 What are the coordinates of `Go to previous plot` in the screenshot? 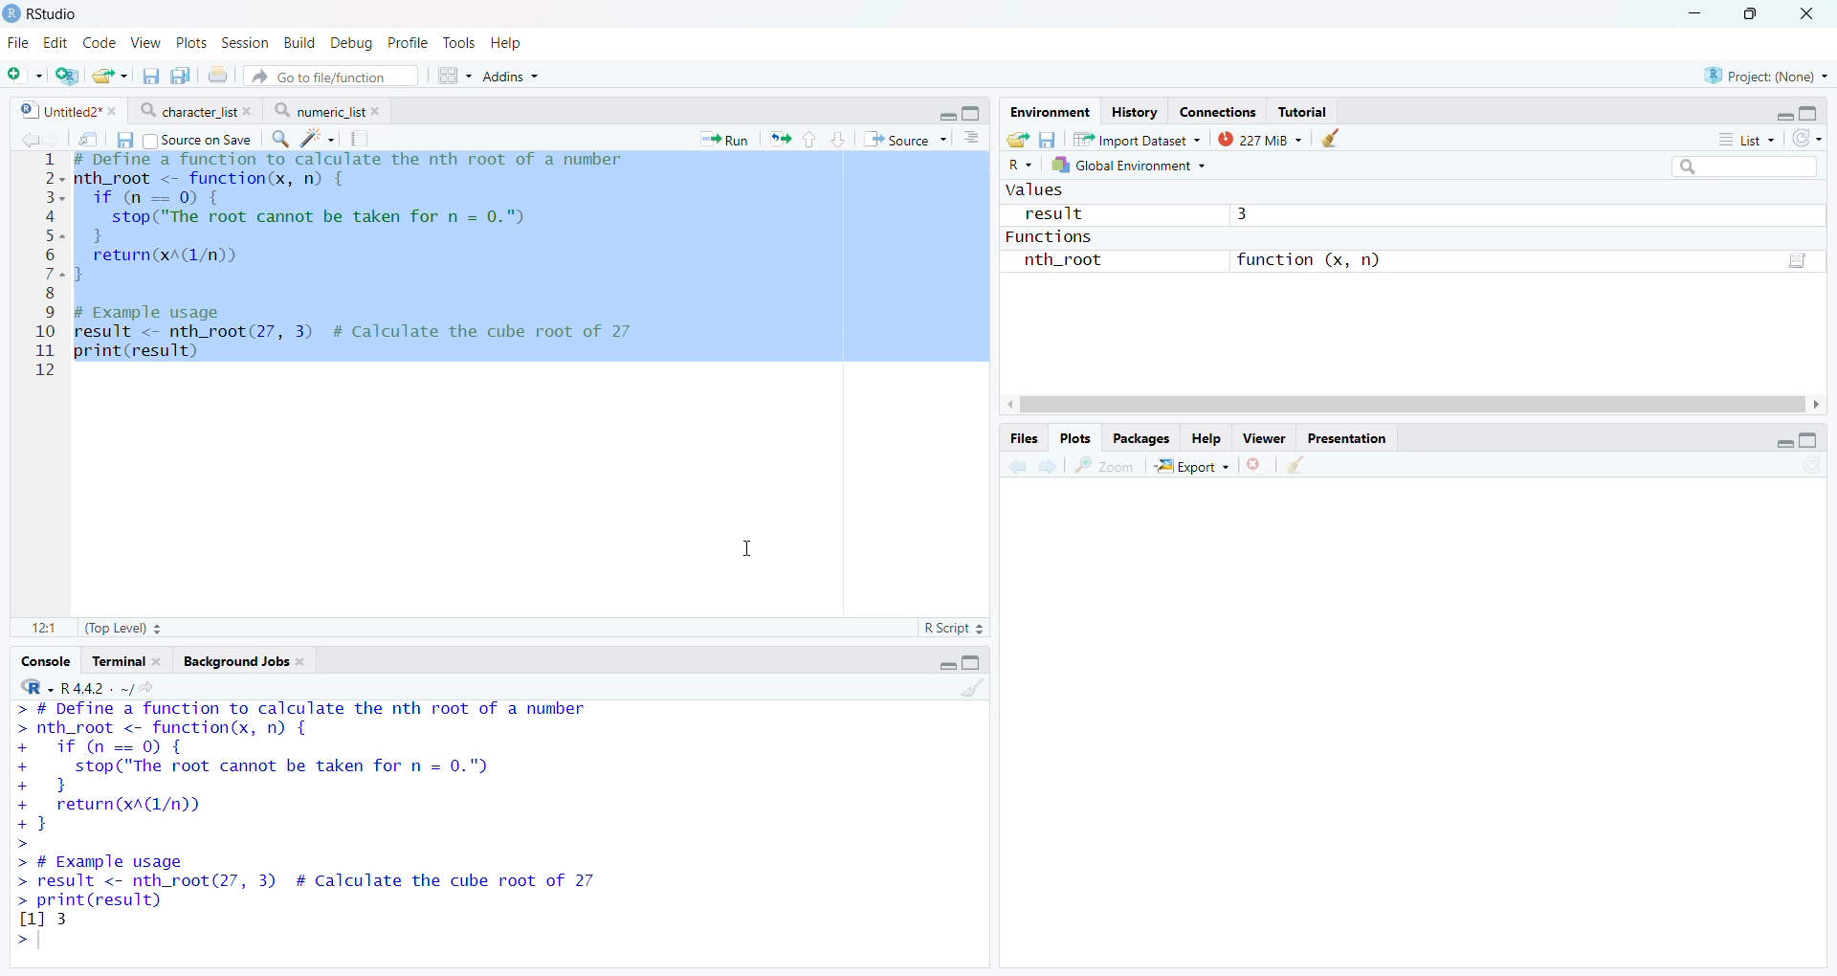 It's located at (1016, 464).